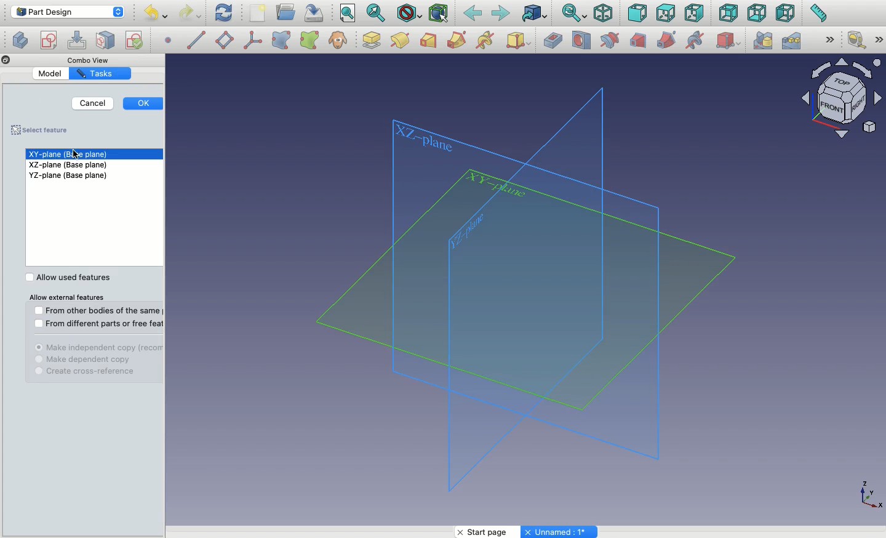 The height and width of the screenshot is (538, 886). I want to click on Subtractive helix, so click(695, 40).